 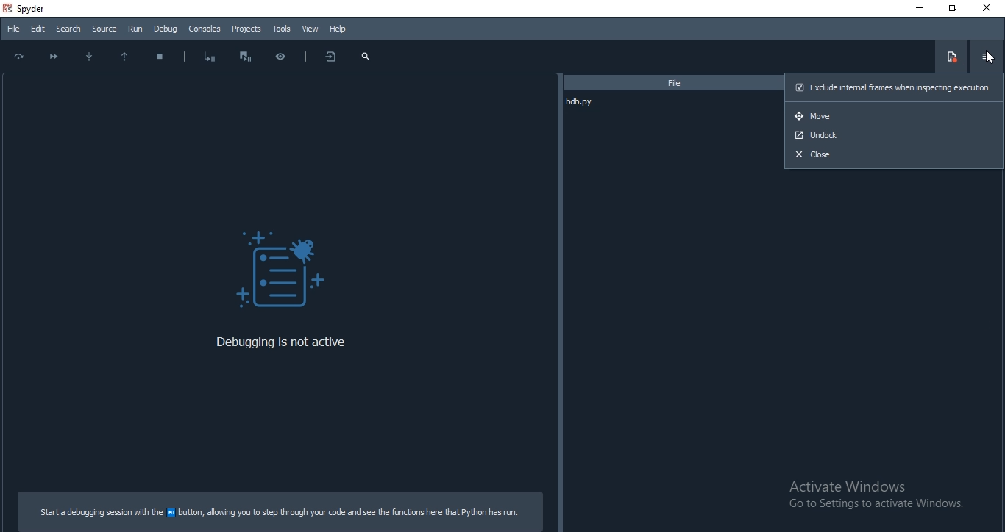 I want to click on Debug, so click(x=167, y=28).